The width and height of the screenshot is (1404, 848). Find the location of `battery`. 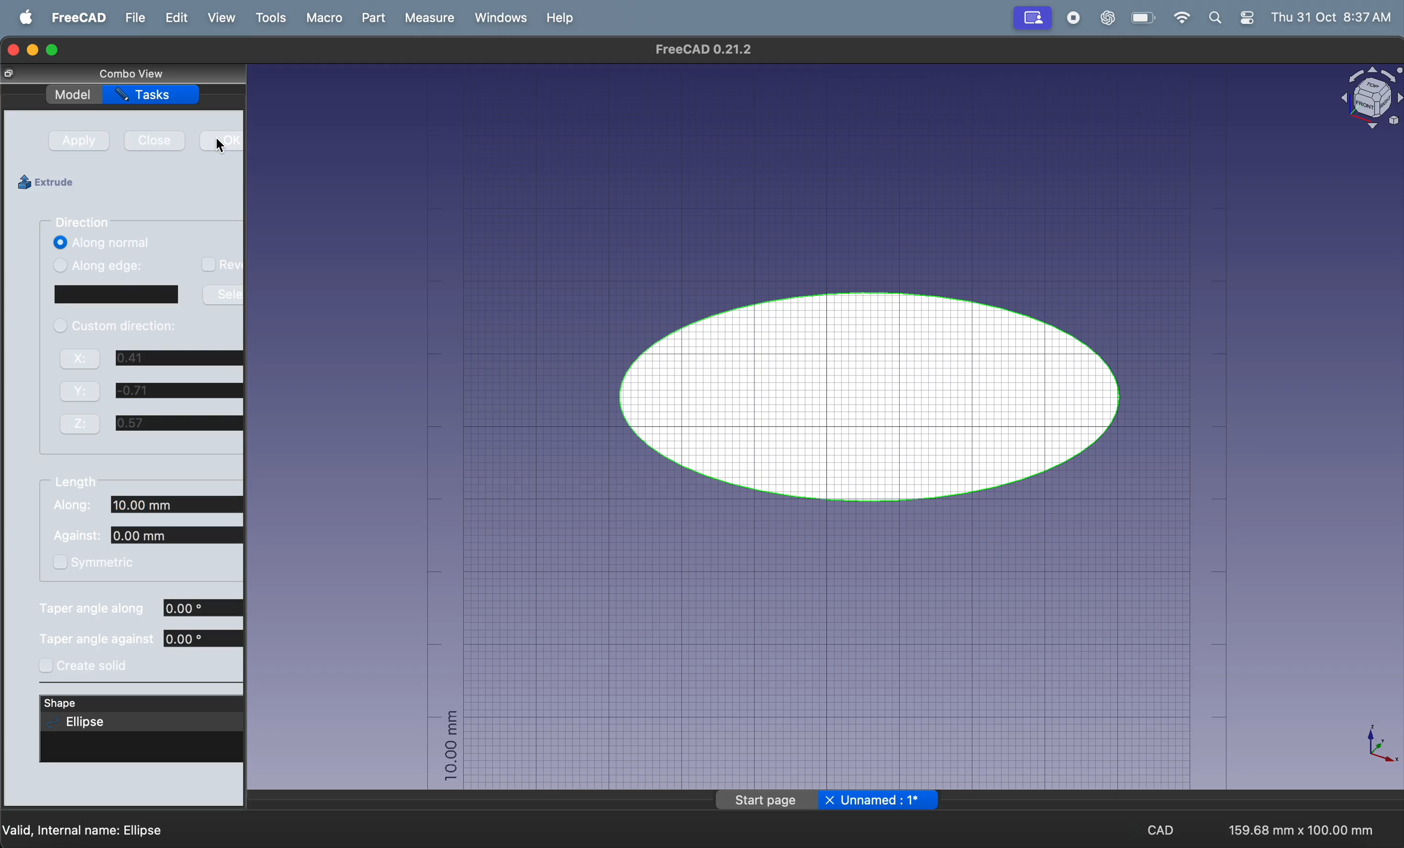

battery is located at coordinates (1141, 18).